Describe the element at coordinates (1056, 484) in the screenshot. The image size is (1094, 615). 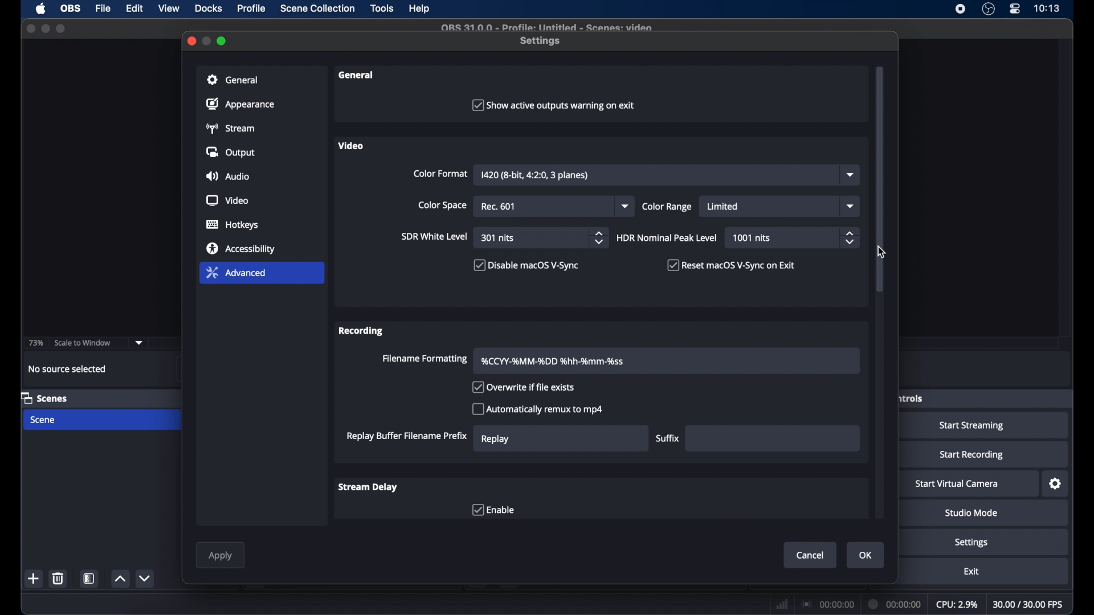
I see `settings` at that location.